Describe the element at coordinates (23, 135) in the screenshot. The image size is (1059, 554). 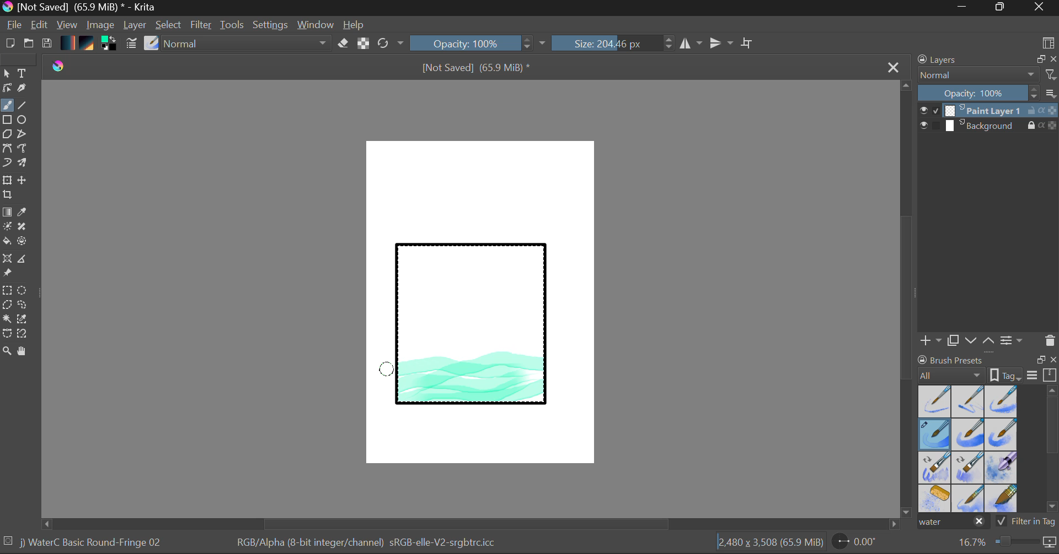
I see `Polyline` at that location.